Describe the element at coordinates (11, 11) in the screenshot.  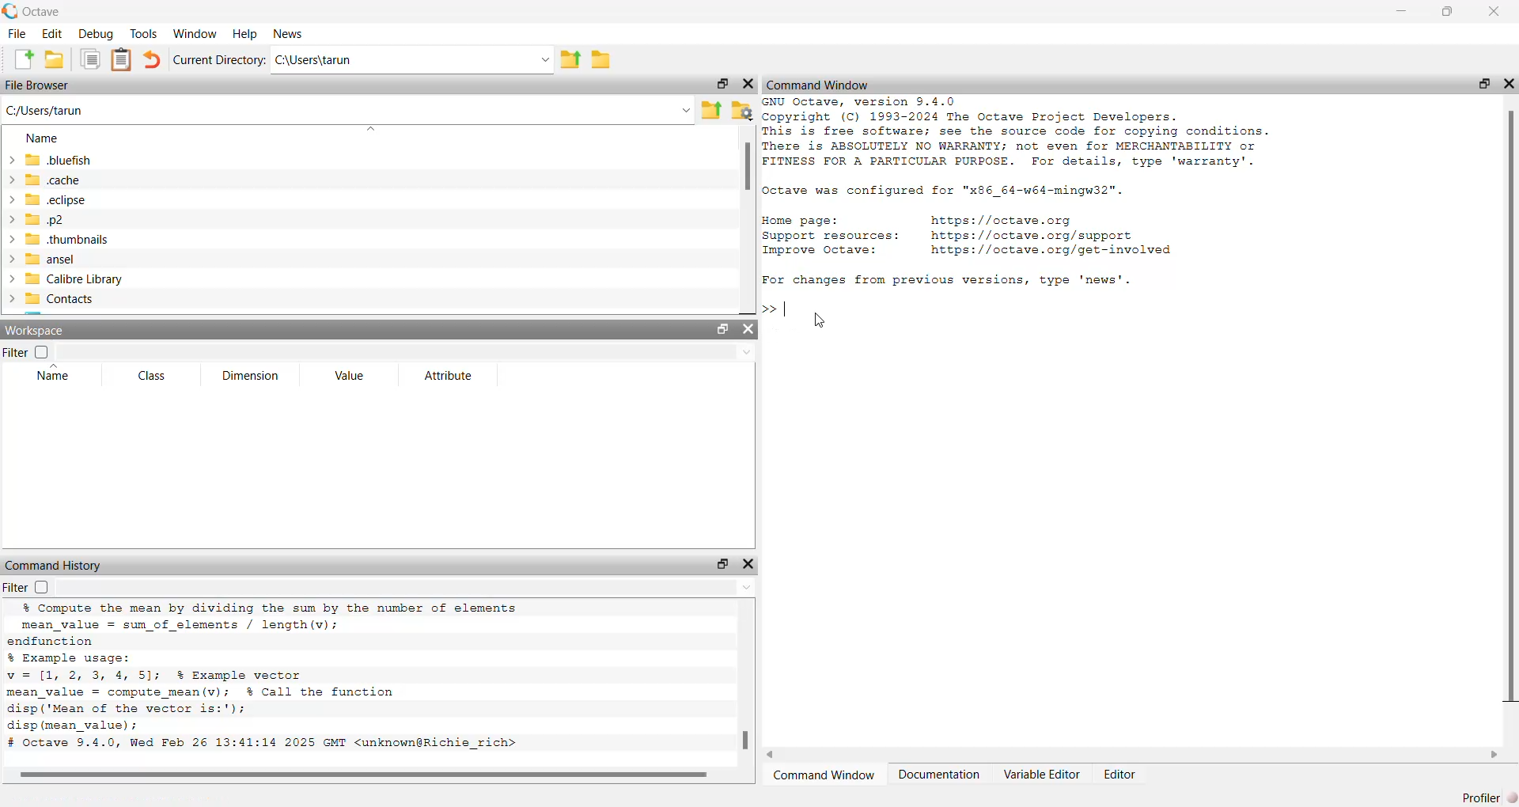
I see `logo` at that location.